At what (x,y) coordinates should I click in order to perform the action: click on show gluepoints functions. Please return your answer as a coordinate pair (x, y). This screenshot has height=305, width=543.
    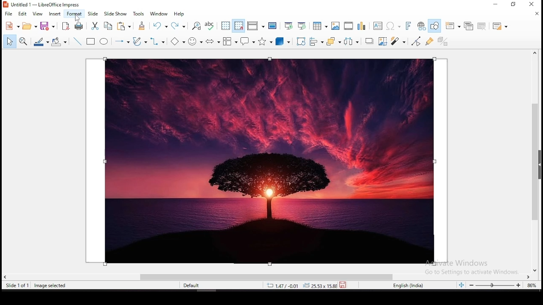
    Looking at the image, I should click on (428, 42).